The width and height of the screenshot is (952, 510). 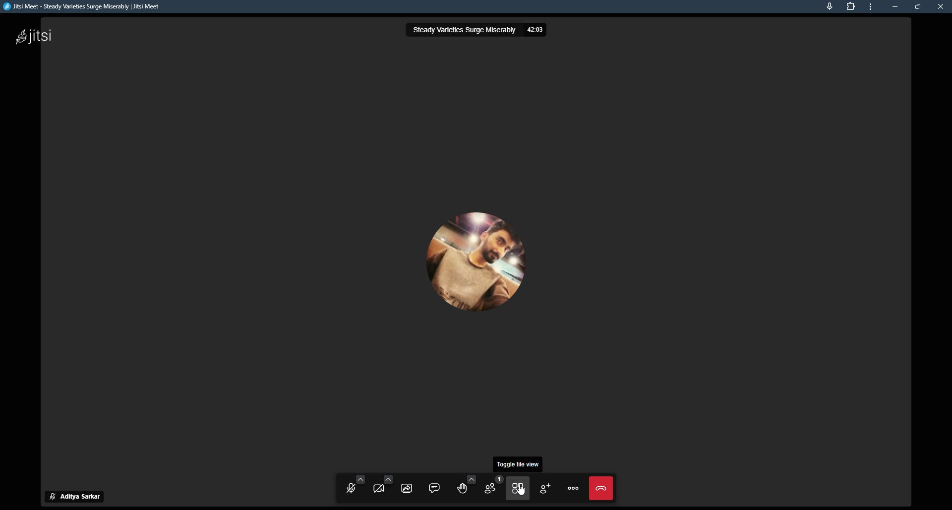 I want to click on cursor, so click(x=522, y=490).